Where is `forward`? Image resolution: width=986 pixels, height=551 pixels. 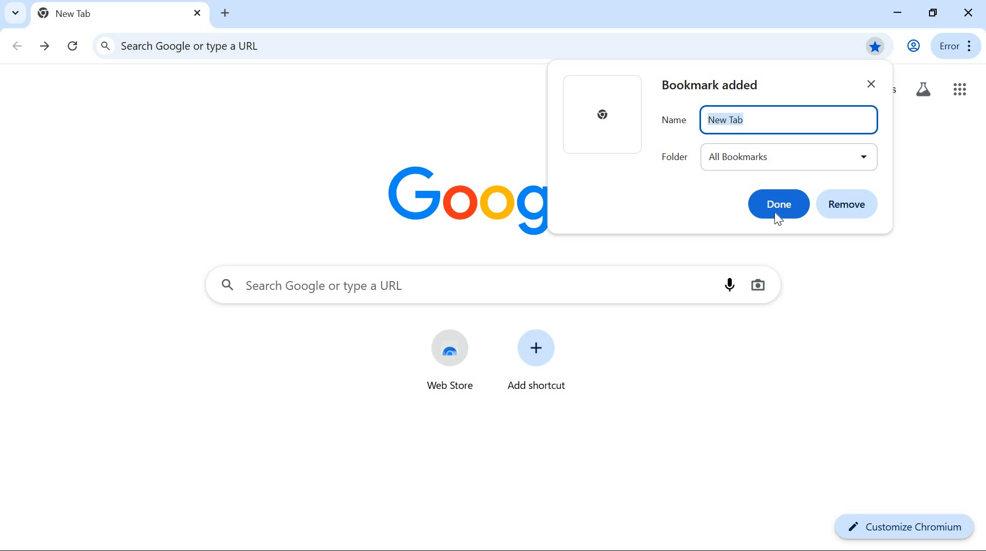 forward is located at coordinates (46, 45).